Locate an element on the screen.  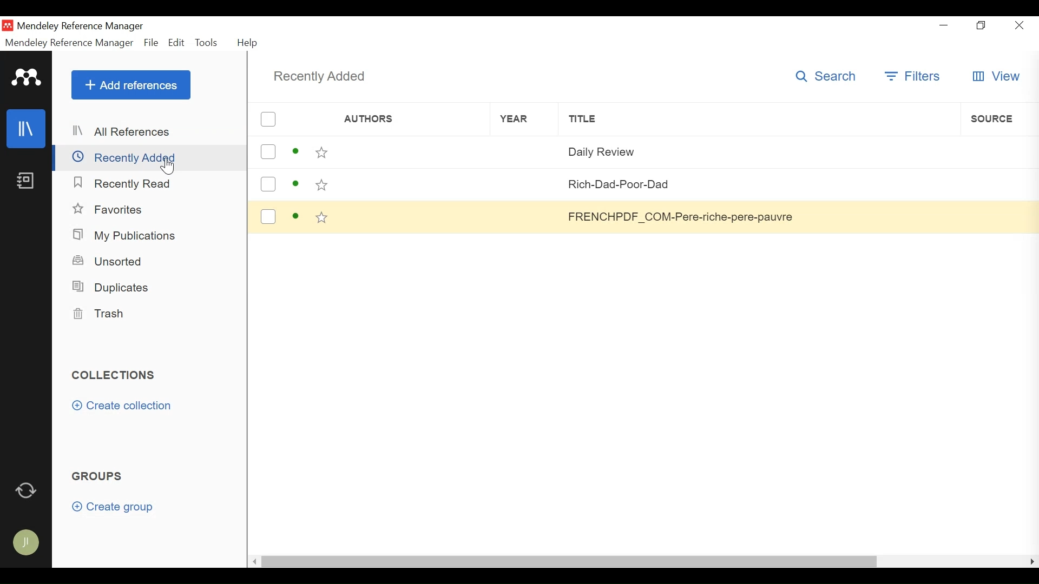
Author is located at coordinates (397, 185).